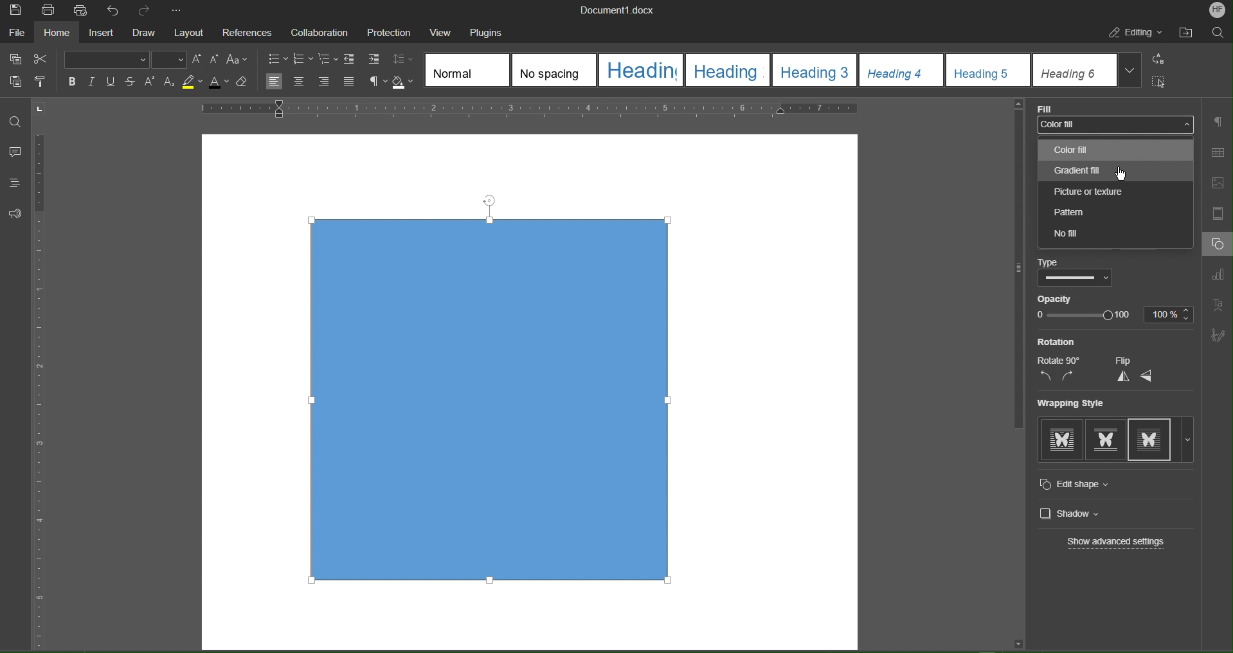  What do you see at coordinates (80, 10) in the screenshot?
I see `Quick Print` at bounding box center [80, 10].